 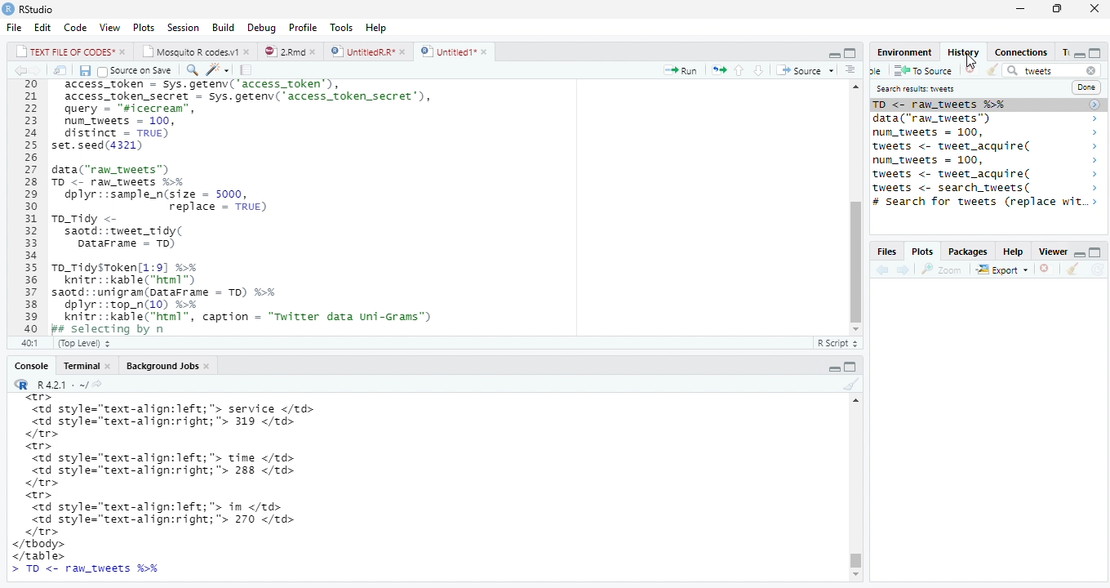 What do you see at coordinates (83, 70) in the screenshot?
I see `Save document` at bounding box center [83, 70].